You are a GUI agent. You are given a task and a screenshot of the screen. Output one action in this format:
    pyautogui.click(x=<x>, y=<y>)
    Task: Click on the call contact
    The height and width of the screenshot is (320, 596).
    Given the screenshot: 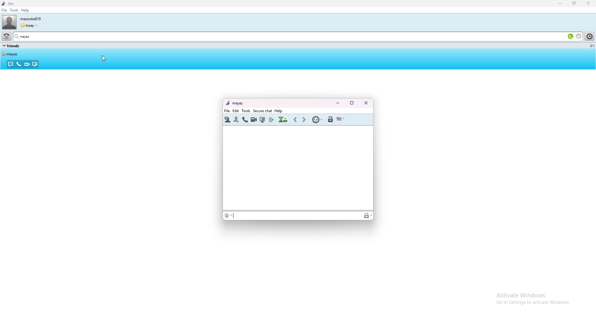 What is the action you would take?
    pyautogui.click(x=245, y=120)
    